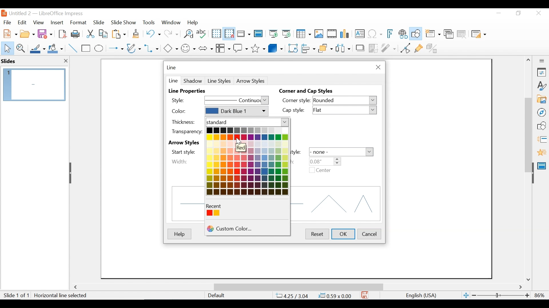 This screenshot has width=549, height=308. Describe the element at coordinates (312, 170) in the screenshot. I see `checkbox` at that location.